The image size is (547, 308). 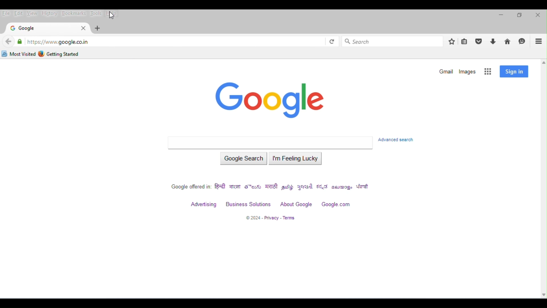 What do you see at coordinates (363, 187) in the screenshot?
I see `punjabi` at bounding box center [363, 187].